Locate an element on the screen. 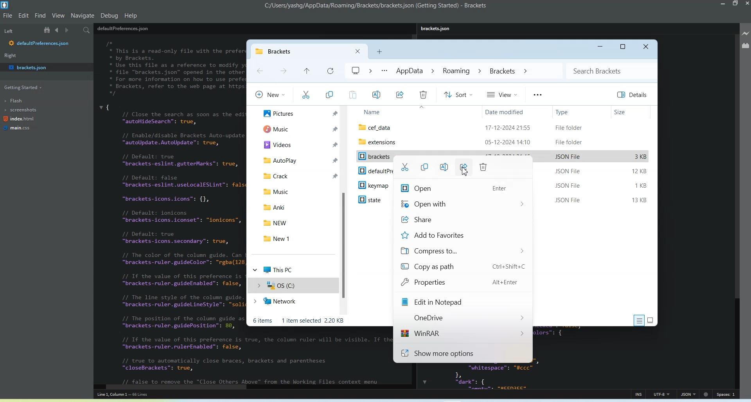 This screenshot has width=751, height=402. Close is located at coordinates (746, 4).